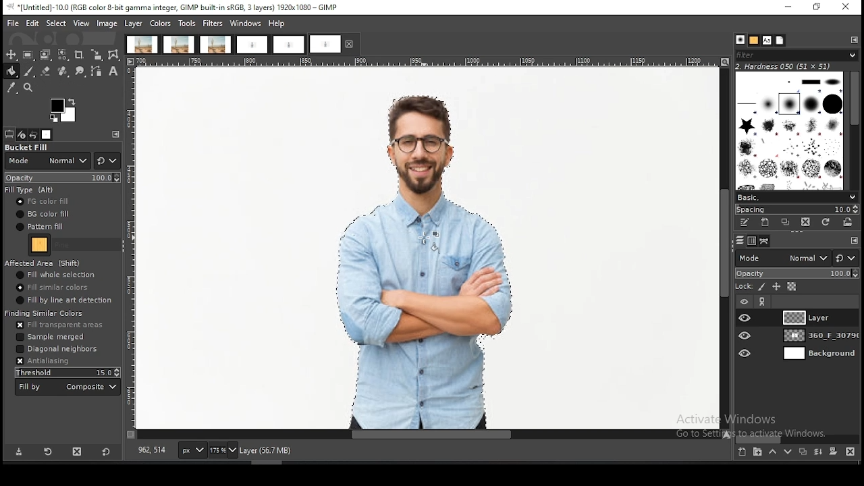  I want to click on layer visibility on/off, so click(746, 335).